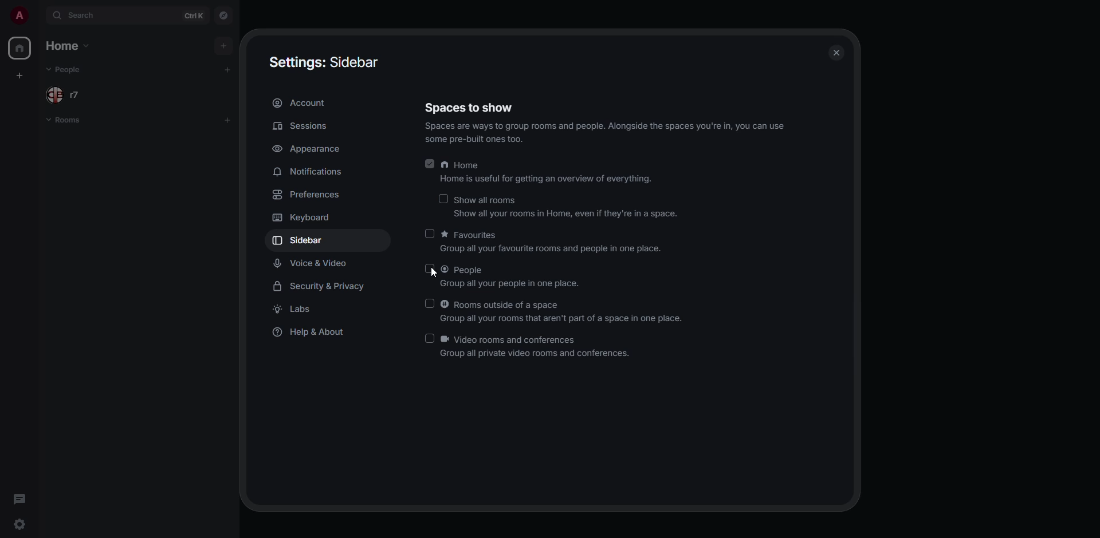 Image resolution: width=1100 pixels, height=538 pixels. I want to click on info, so click(606, 133).